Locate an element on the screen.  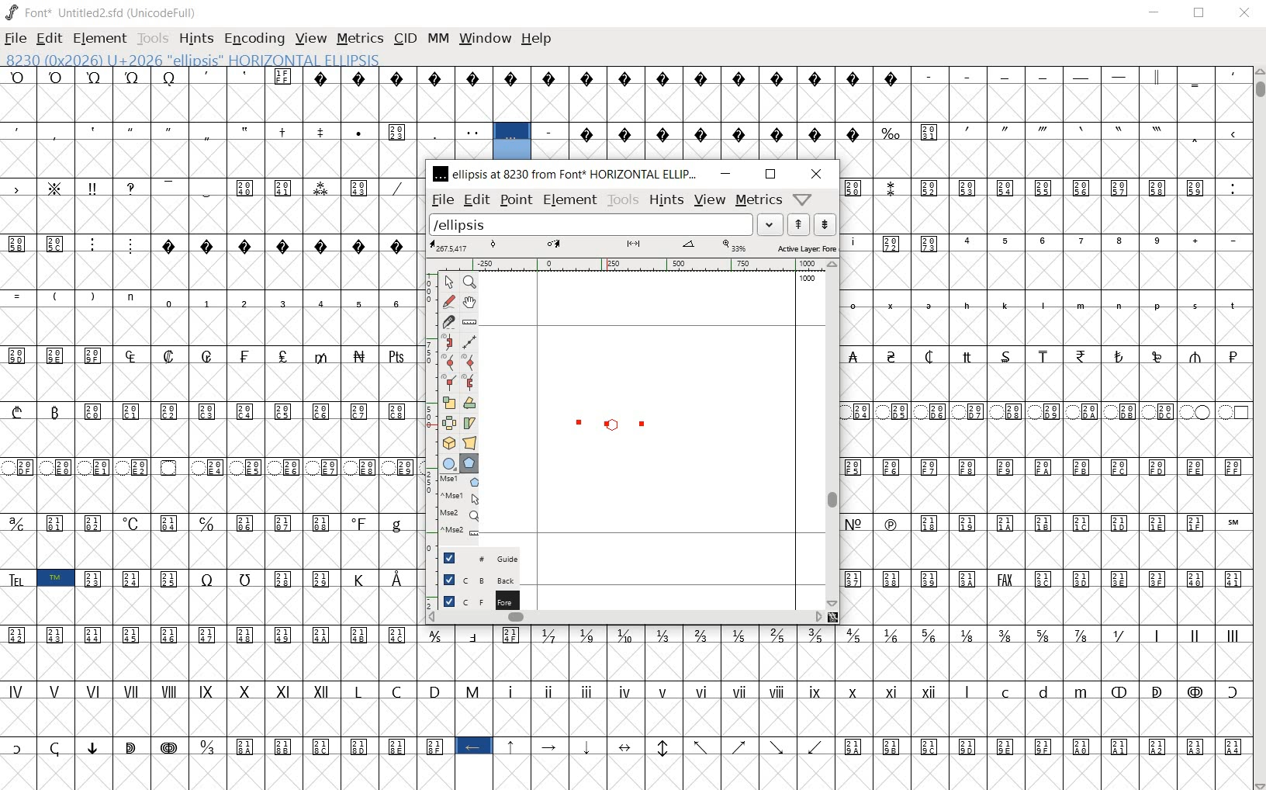
ELEMENT is located at coordinates (102, 38).